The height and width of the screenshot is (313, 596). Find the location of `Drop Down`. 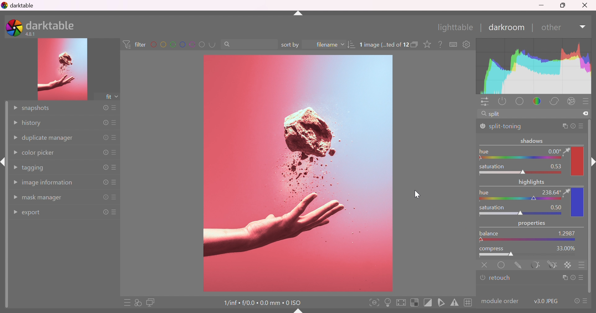

Drop Down is located at coordinates (15, 108).